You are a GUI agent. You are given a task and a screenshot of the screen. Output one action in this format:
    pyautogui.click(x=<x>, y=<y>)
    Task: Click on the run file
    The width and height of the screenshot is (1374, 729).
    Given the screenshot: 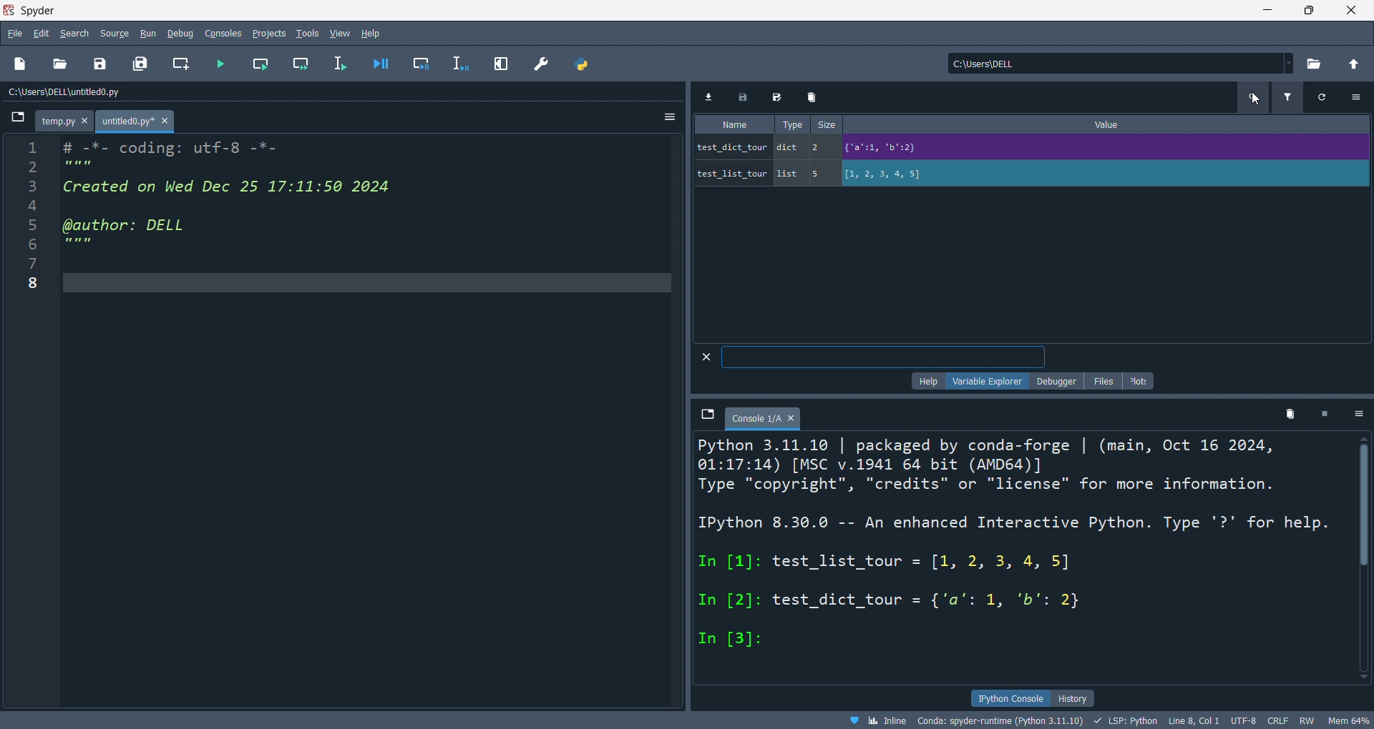 What is the action you would take?
    pyautogui.click(x=217, y=64)
    